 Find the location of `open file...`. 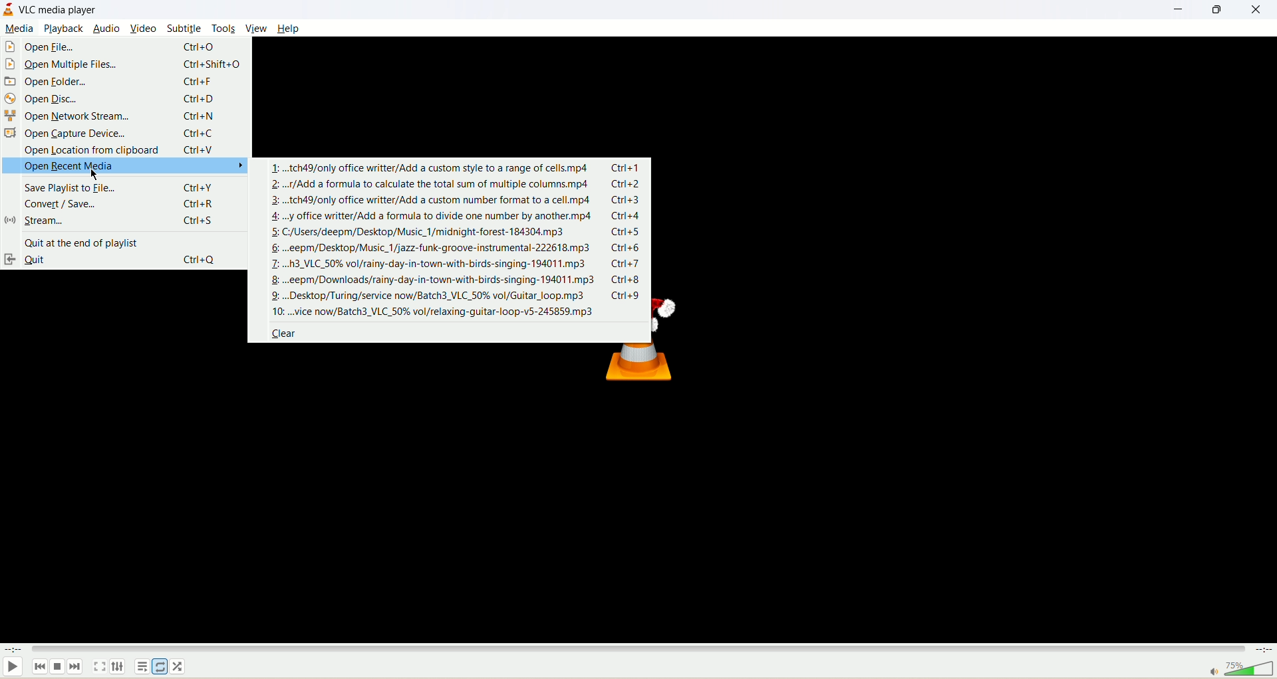

open file... is located at coordinates (41, 47).